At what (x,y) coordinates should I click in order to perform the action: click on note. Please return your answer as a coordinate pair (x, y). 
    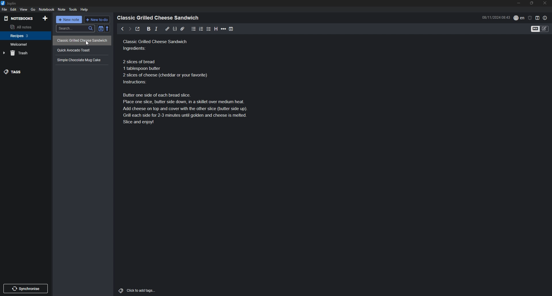
    Looking at the image, I should click on (61, 9).